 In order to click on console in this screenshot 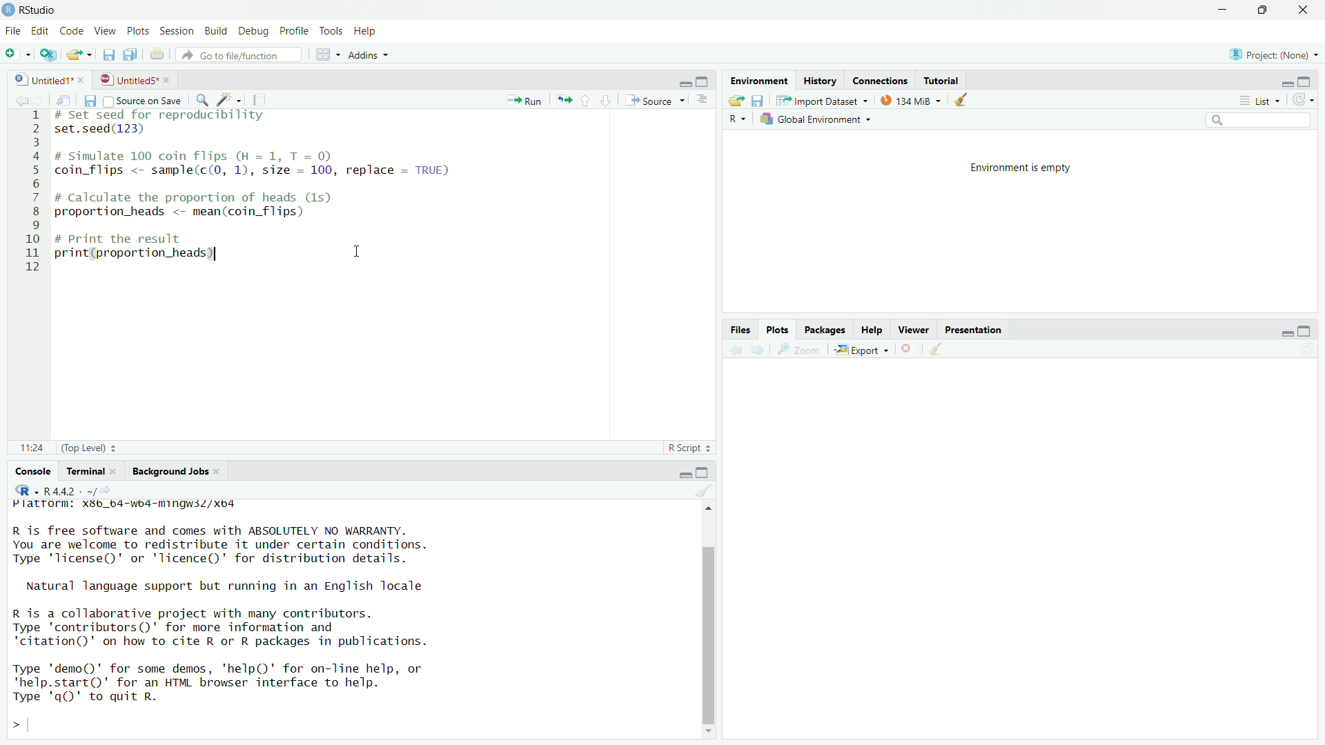, I will do `click(26, 473)`.